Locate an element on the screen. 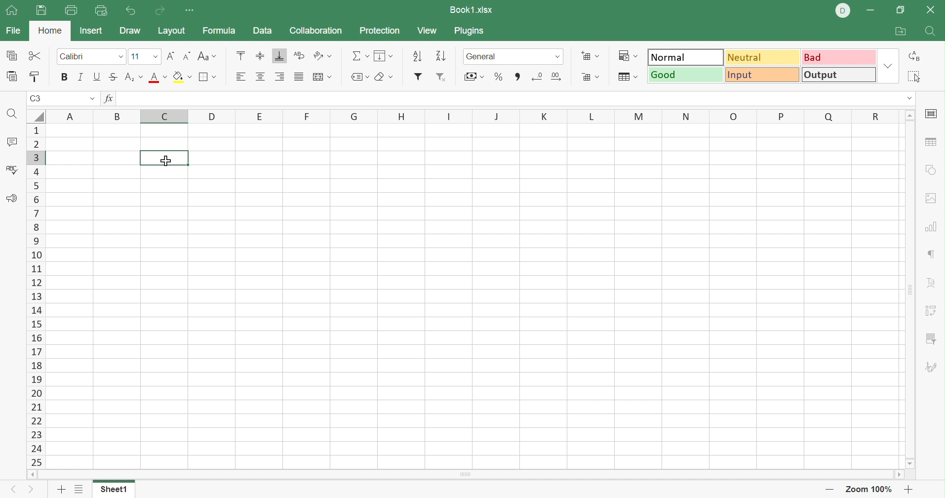 This screenshot has width=945, height=498. Scroll right is located at coordinates (900, 474).